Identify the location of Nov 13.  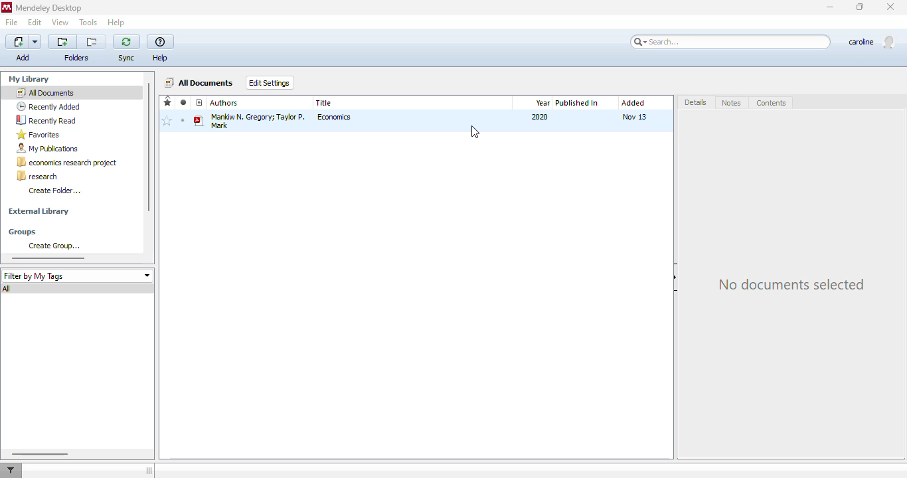
(635, 116).